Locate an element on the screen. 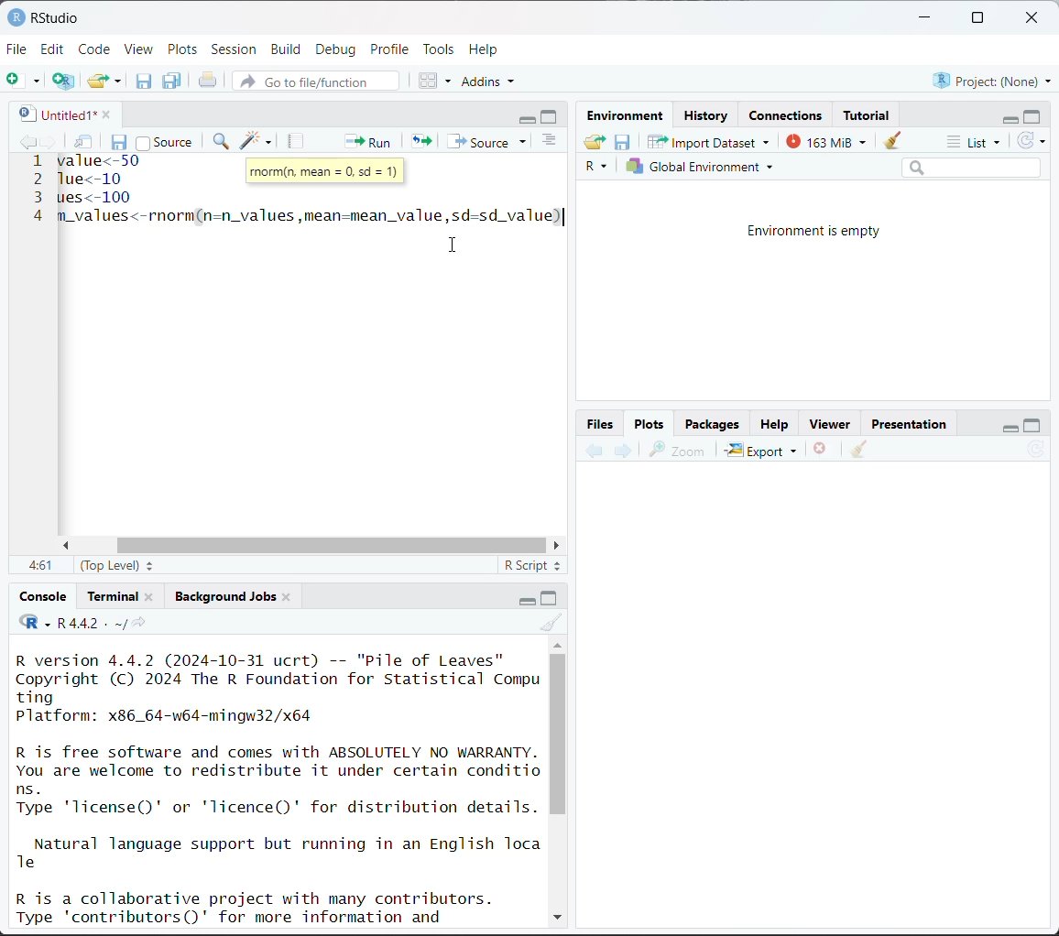  Plots is located at coordinates (183, 49).